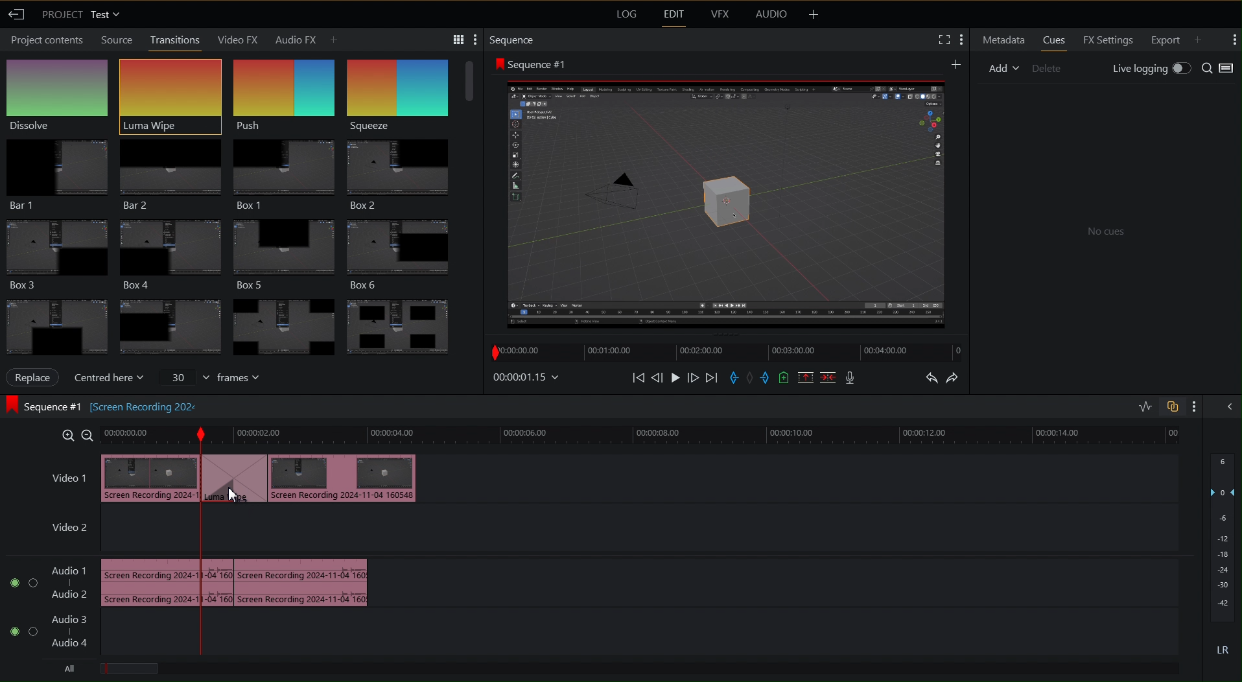  Describe the element at coordinates (1003, 68) in the screenshot. I see `Add` at that location.